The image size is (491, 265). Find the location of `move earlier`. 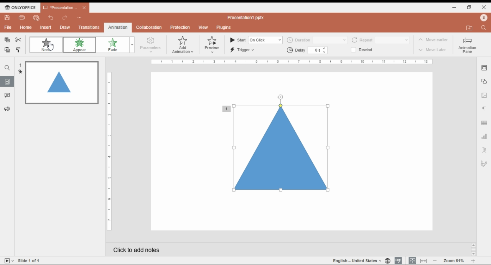

move earlier is located at coordinates (433, 39).